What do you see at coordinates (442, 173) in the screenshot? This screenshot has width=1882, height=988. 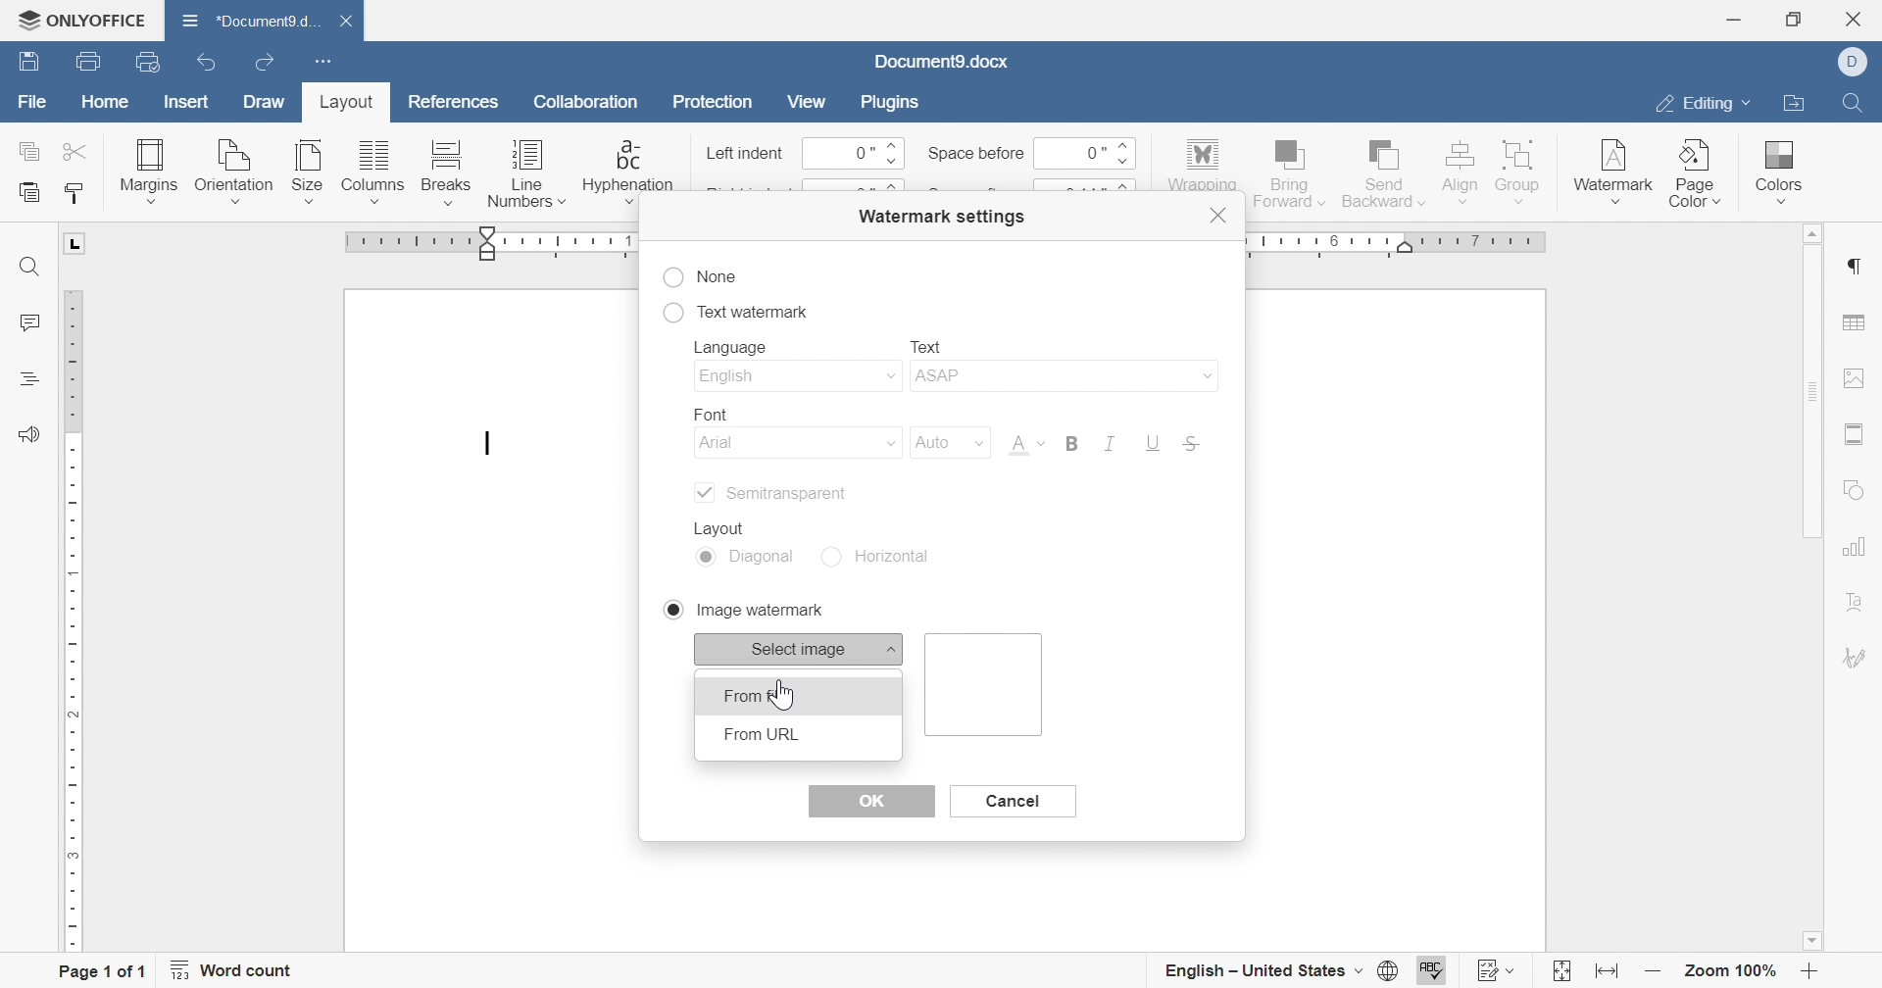 I see `breaks` at bounding box center [442, 173].